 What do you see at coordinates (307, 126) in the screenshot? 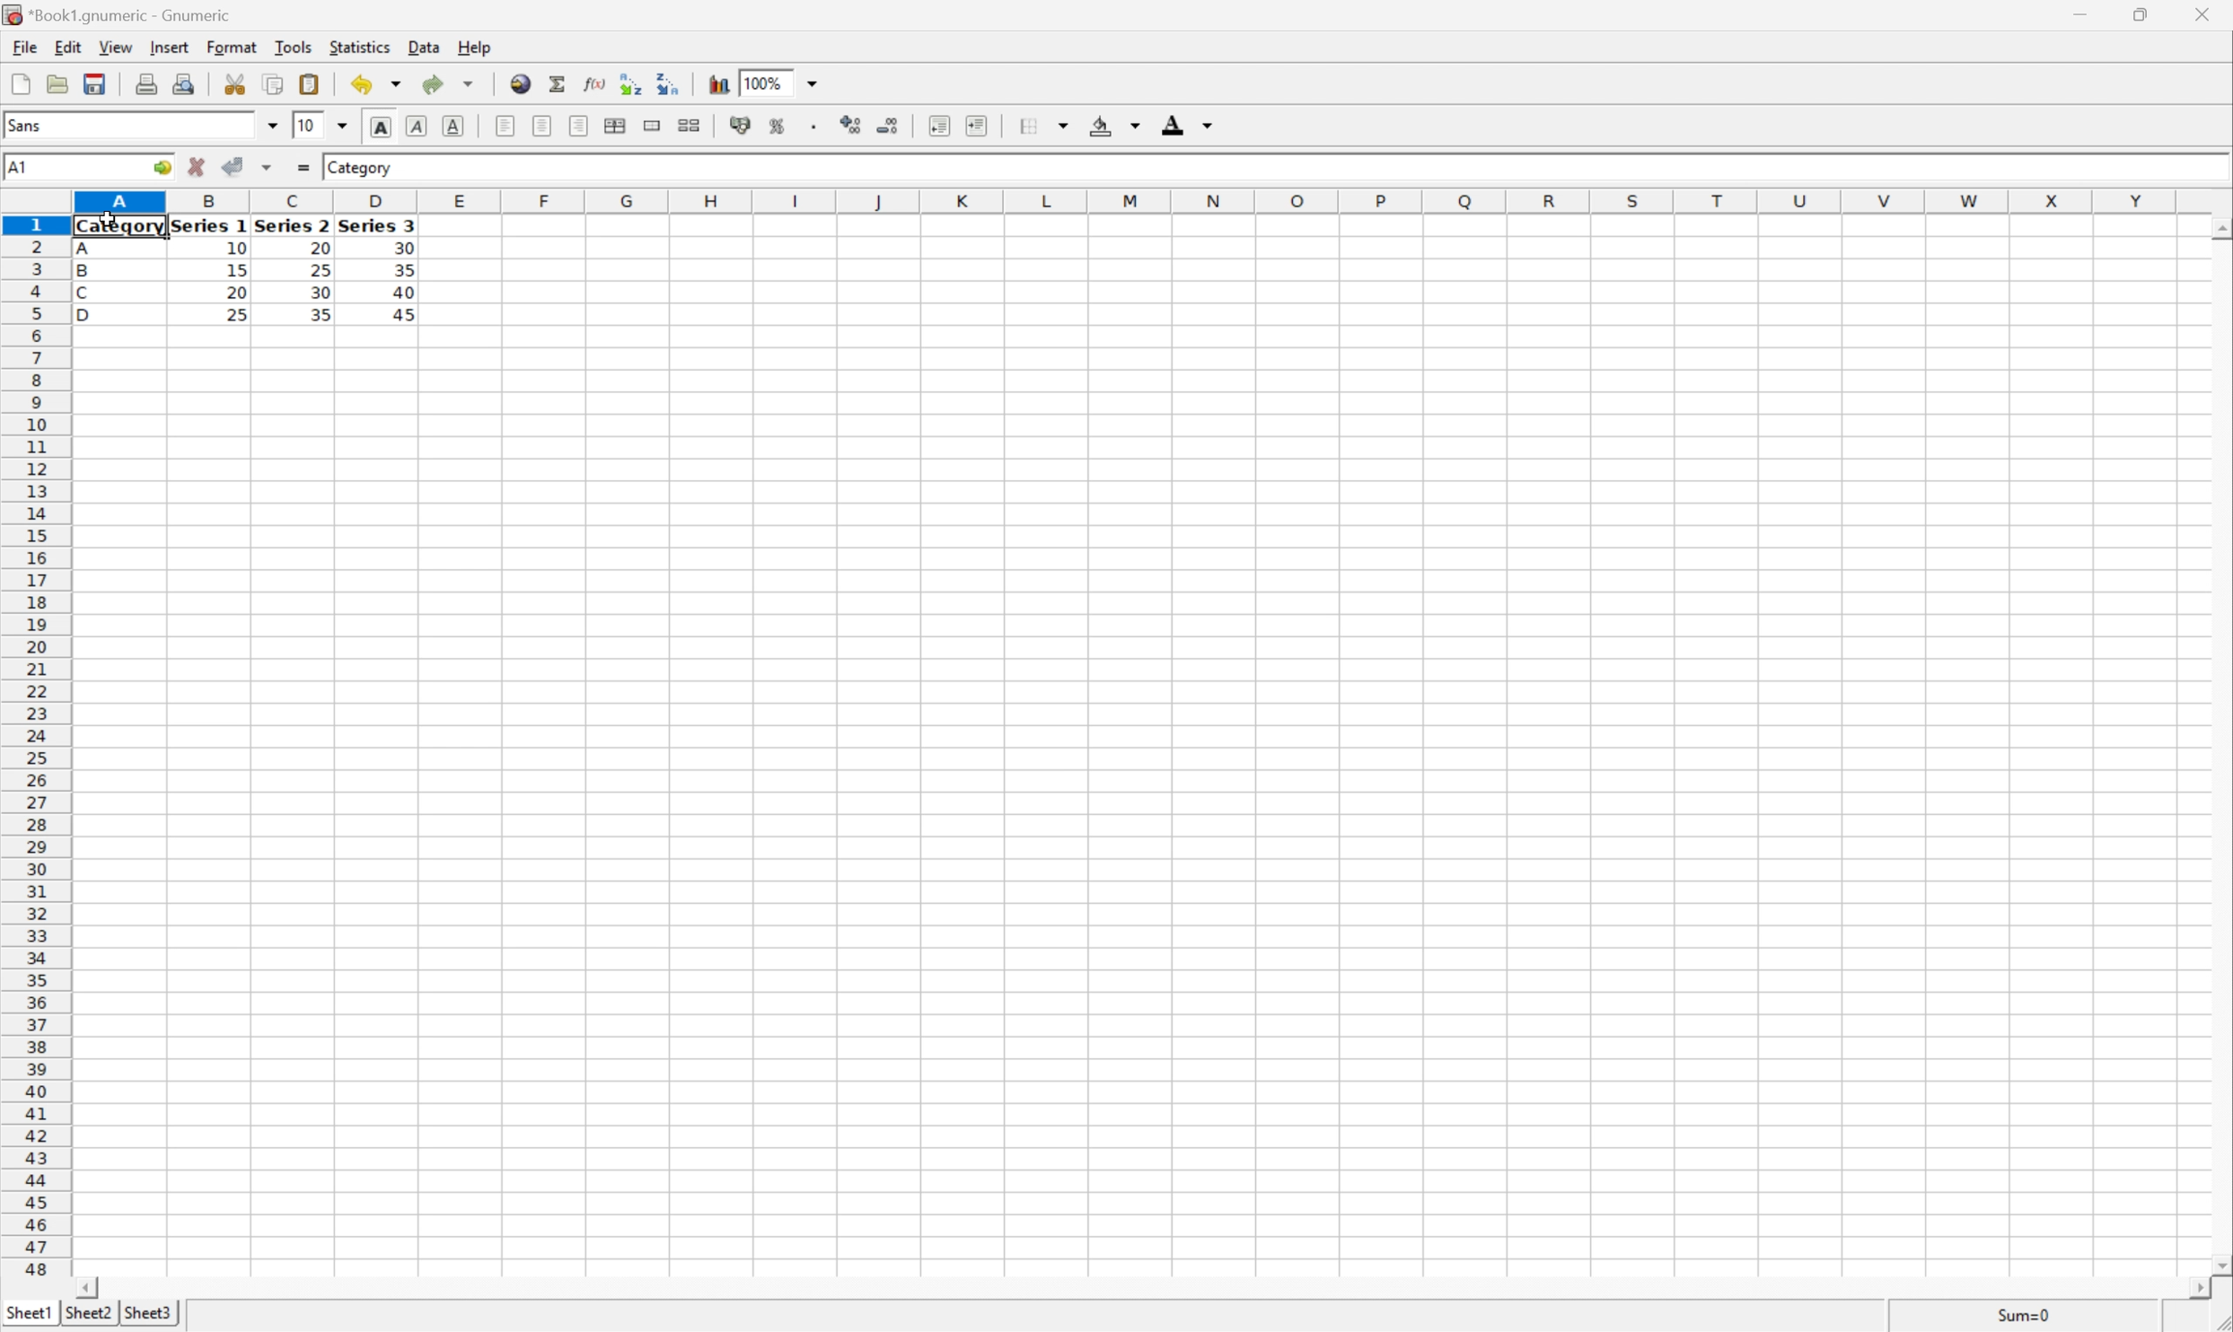
I see `10` at bounding box center [307, 126].